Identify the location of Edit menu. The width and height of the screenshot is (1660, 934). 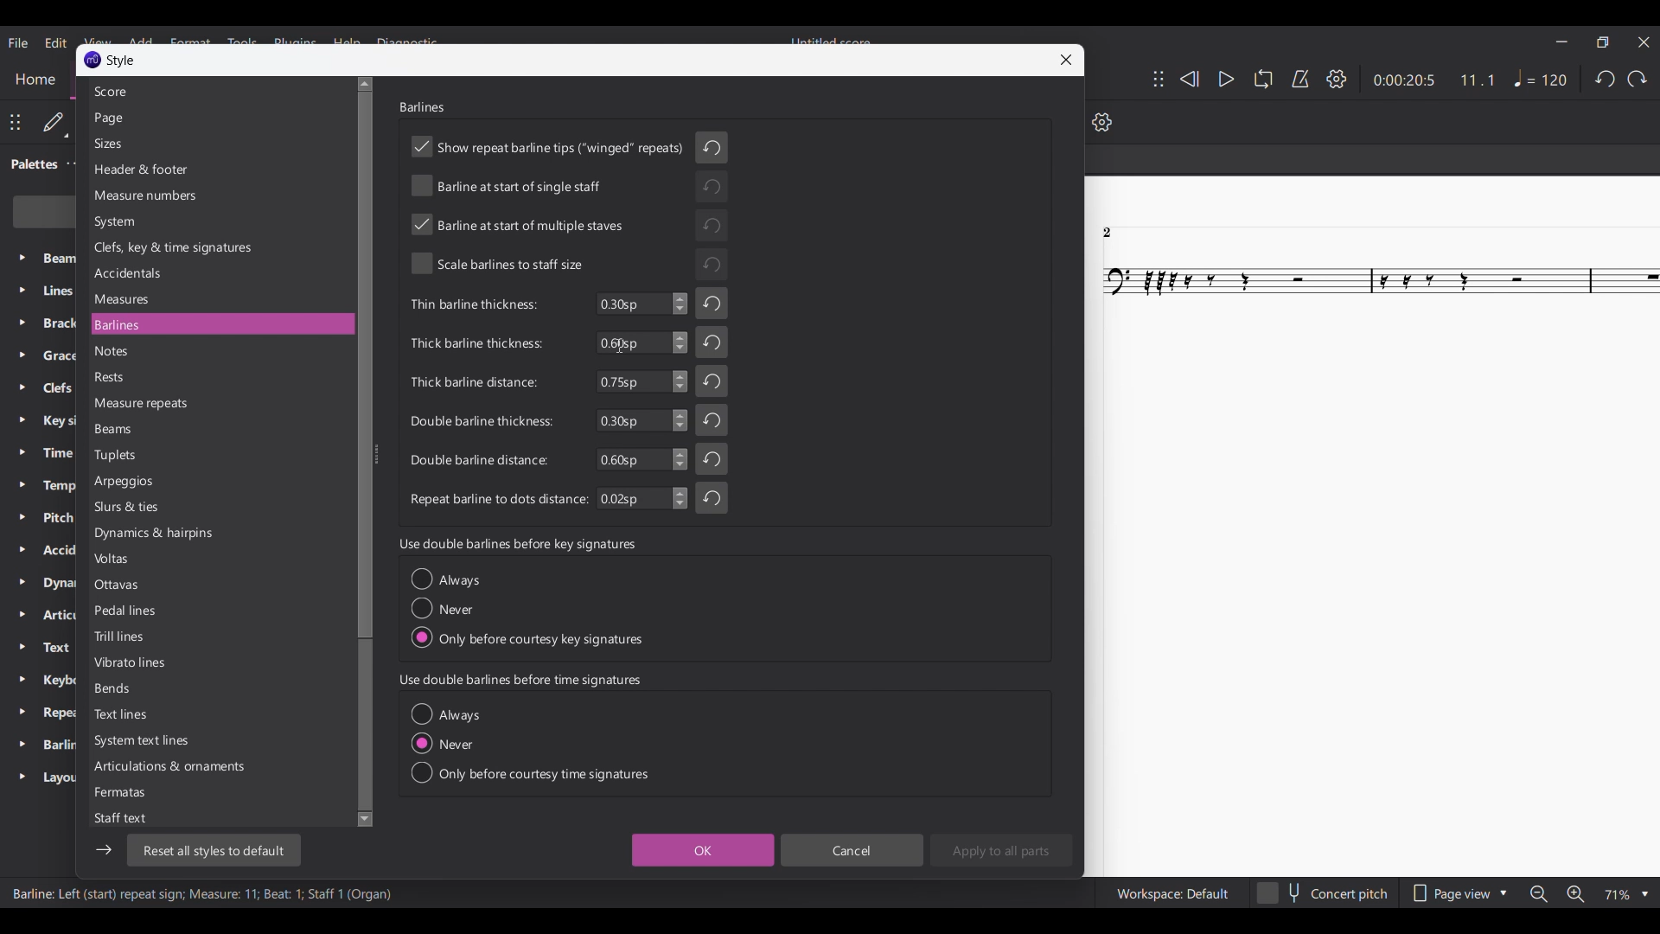
(57, 43).